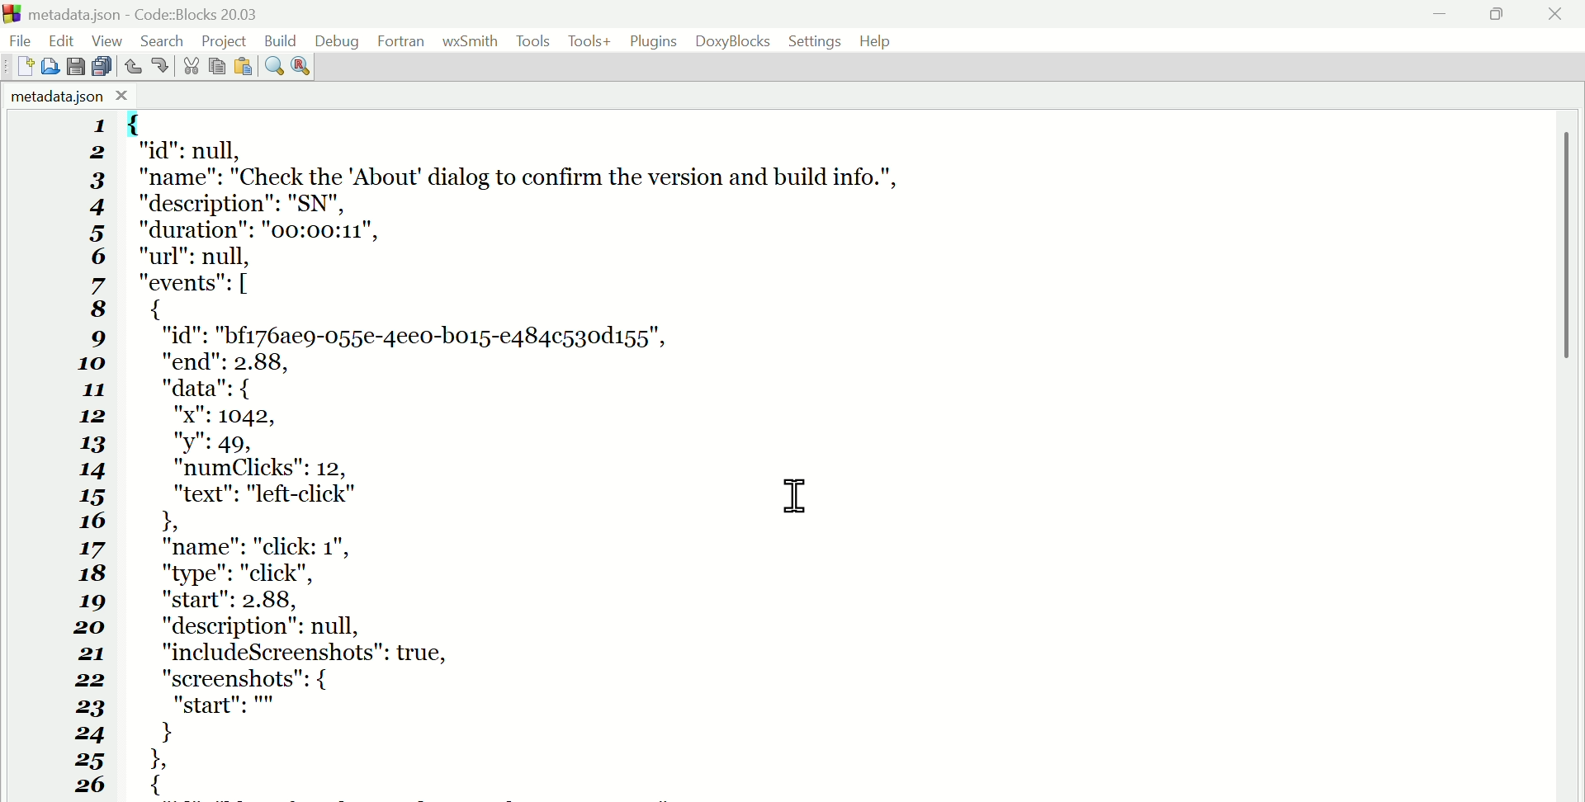  Describe the element at coordinates (159, 64) in the screenshot. I see `Redo` at that location.